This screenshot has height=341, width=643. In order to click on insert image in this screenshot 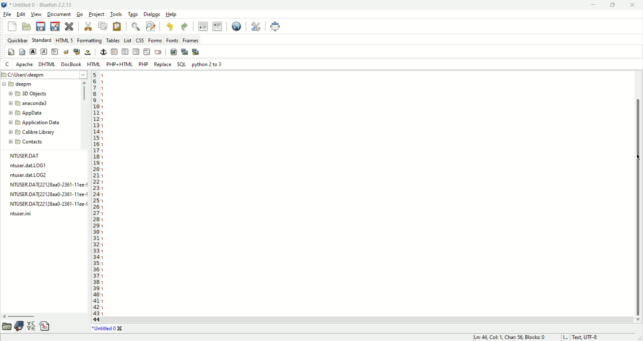, I will do `click(173, 51)`.